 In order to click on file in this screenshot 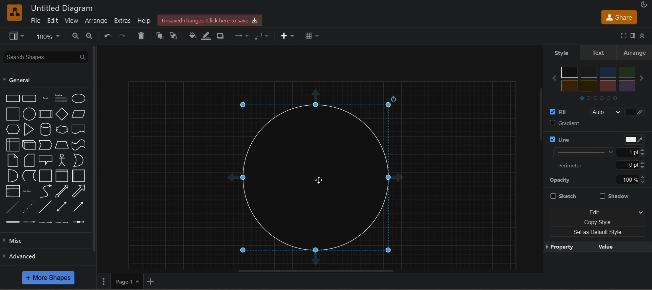, I will do `click(37, 21)`.